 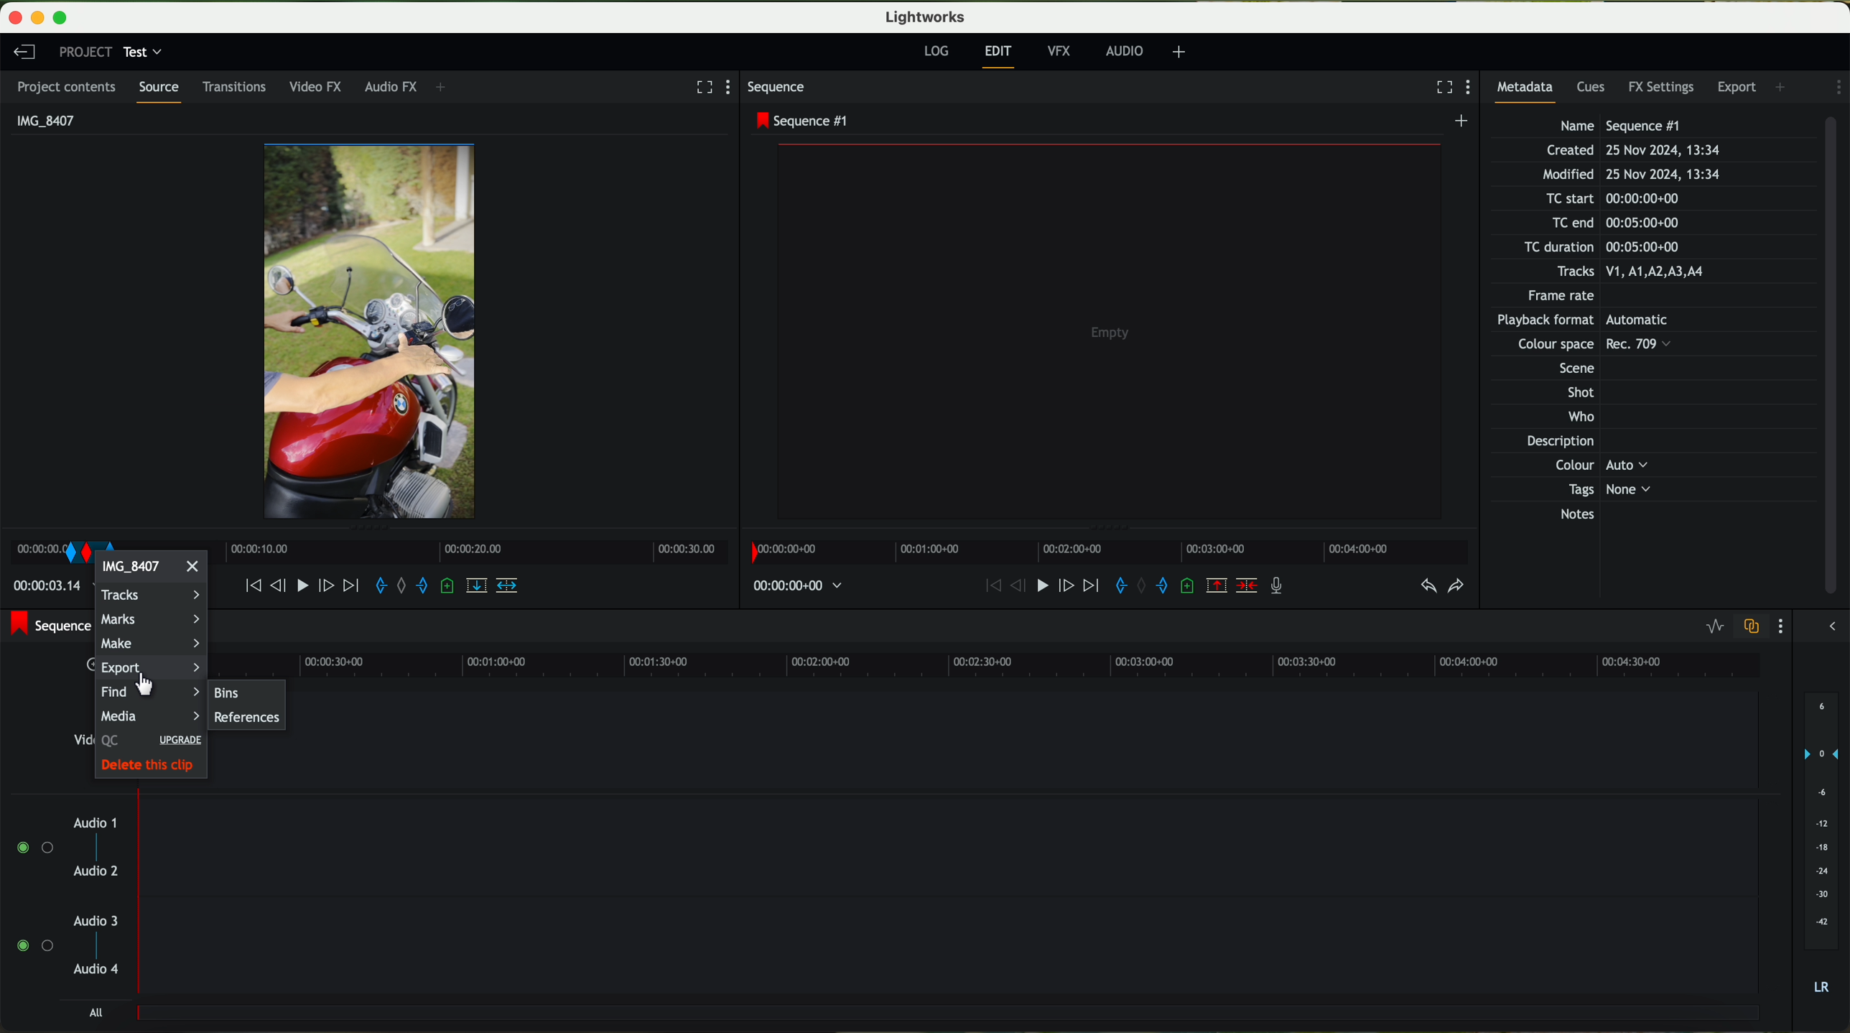 What do you see at coordinates (110, 52) in the screenshot?
I see `project: test` at bounding box center [110, 52].